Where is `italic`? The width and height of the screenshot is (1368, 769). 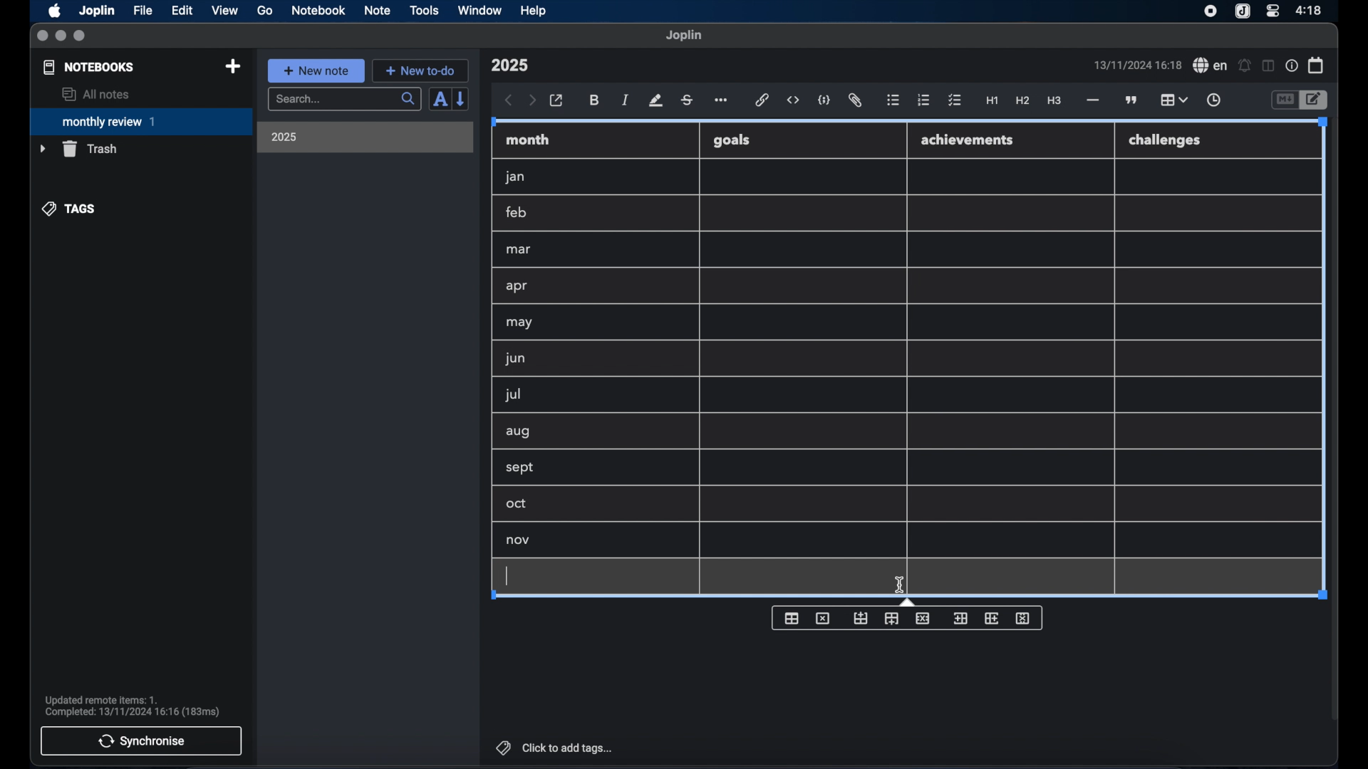 italic is located at coordinates (626, 100).